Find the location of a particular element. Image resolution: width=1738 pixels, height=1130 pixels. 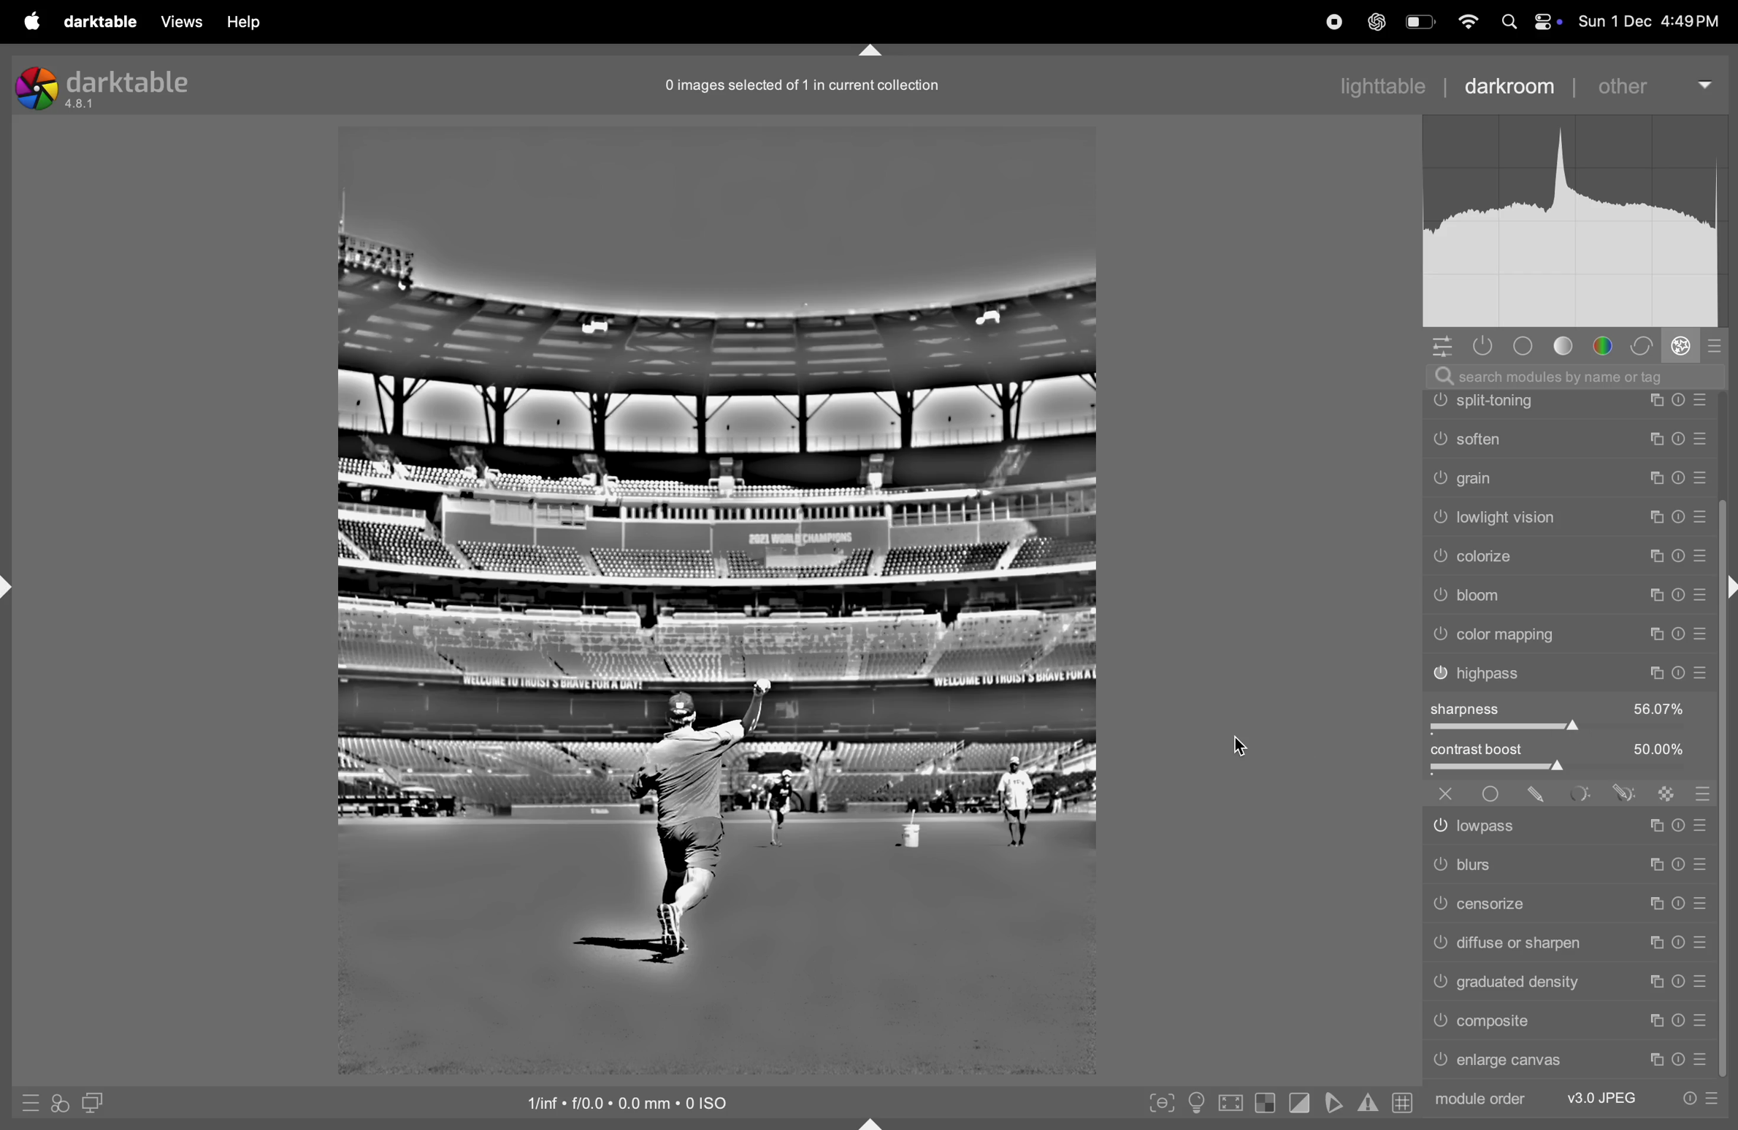

date and time is located at coordinates (1653, 22).